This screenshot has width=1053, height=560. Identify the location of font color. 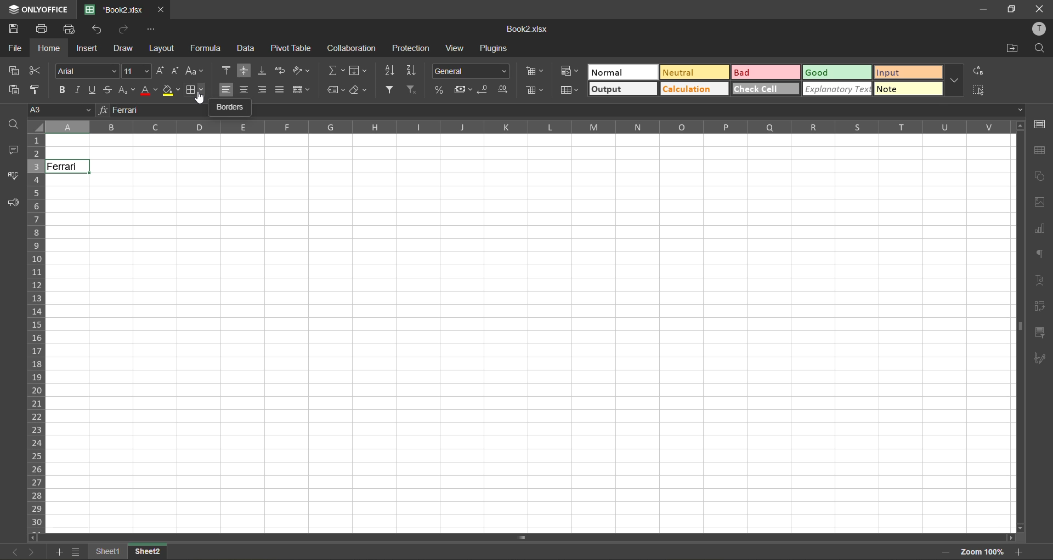
(149, 90).